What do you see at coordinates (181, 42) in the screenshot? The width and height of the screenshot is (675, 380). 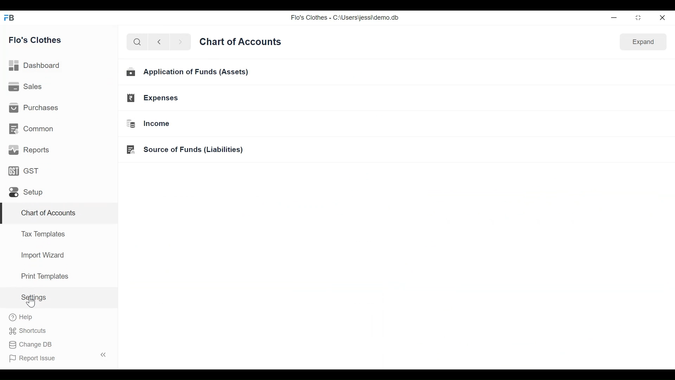 I see `next` at bounding box center [181, 42].